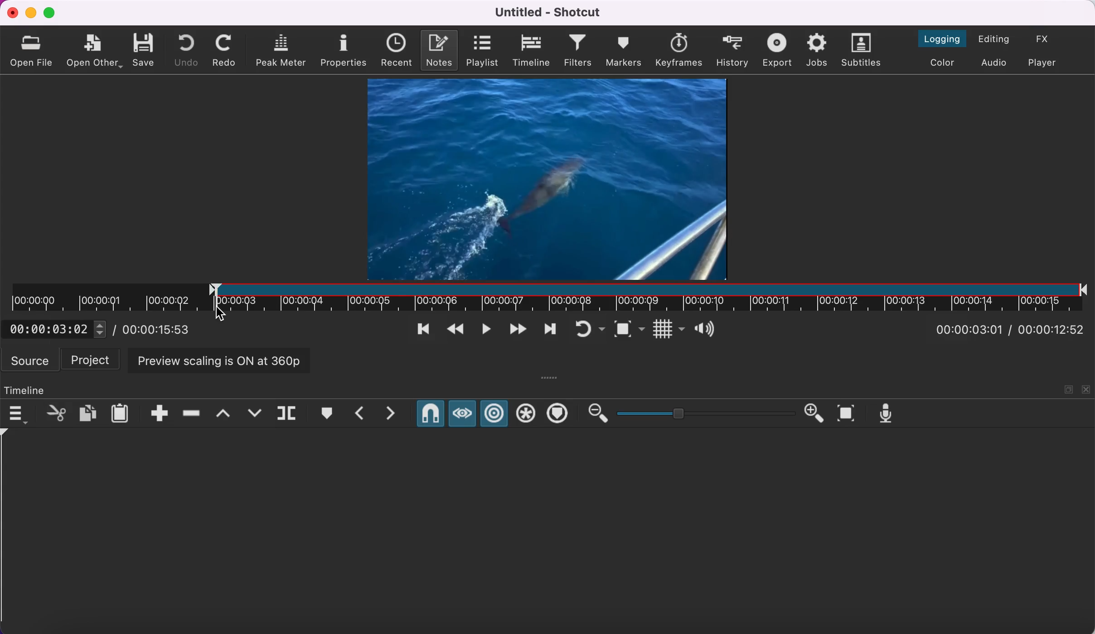  What do you see at coordinates (121, 413) in the screenshot?
I see `paste` at bounding box center [121, 413].